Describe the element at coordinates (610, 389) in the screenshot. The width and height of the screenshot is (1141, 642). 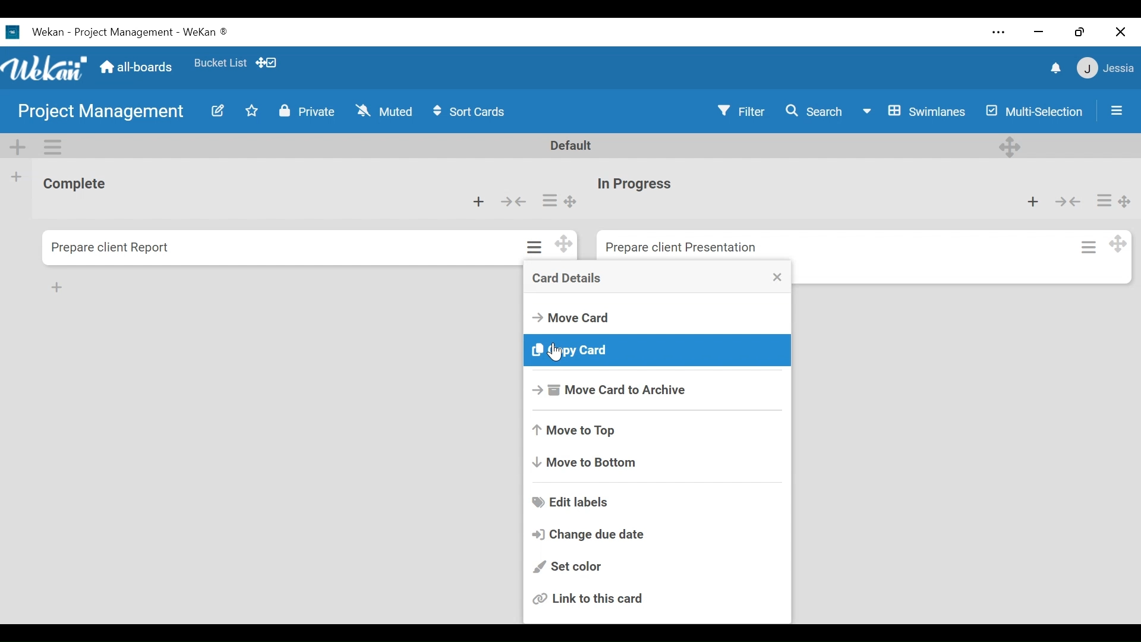
I see `Move Card to Archive` at that location.